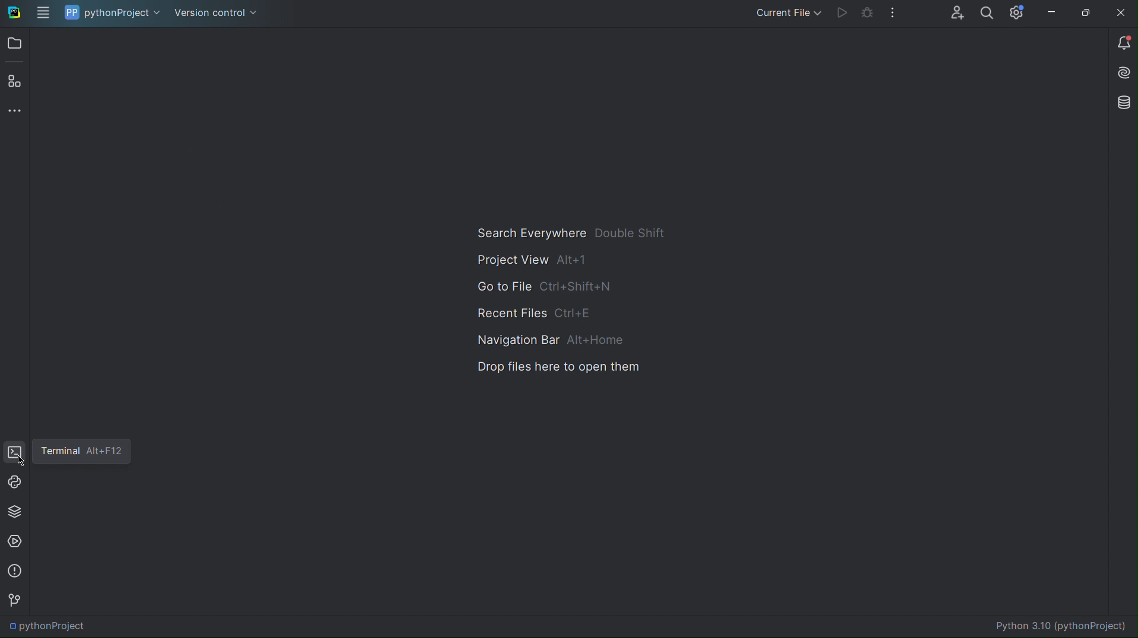 Image resolution: width=1138 pixels, height=638 pixels. Describe the element at coordinates (15, 541) in the screenshot. I see `Services` at that location.